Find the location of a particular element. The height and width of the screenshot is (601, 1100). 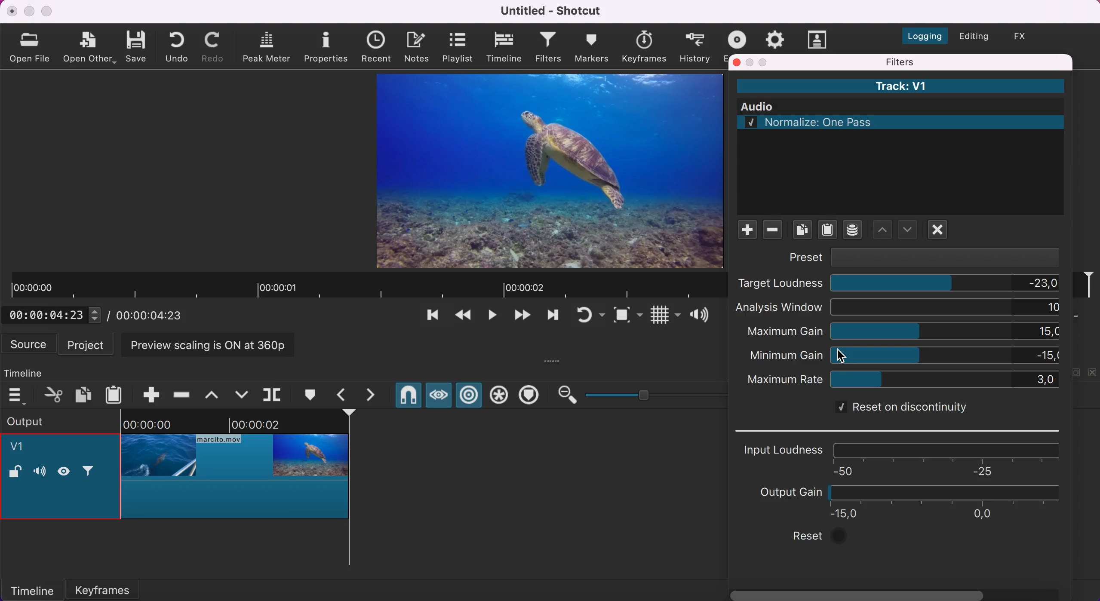

filters is located at coordinates (549, 48).